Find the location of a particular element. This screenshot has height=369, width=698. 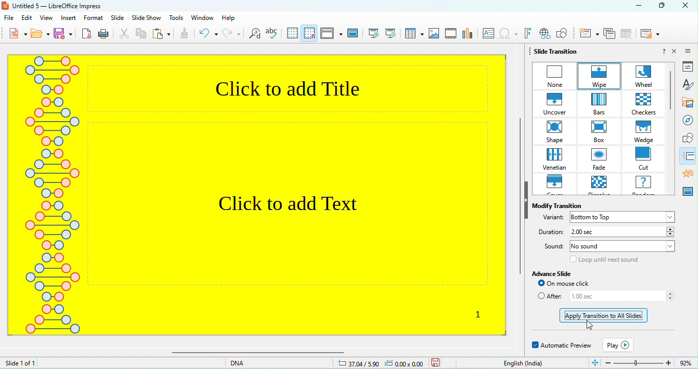

sound is located at coordinates (552, 247).